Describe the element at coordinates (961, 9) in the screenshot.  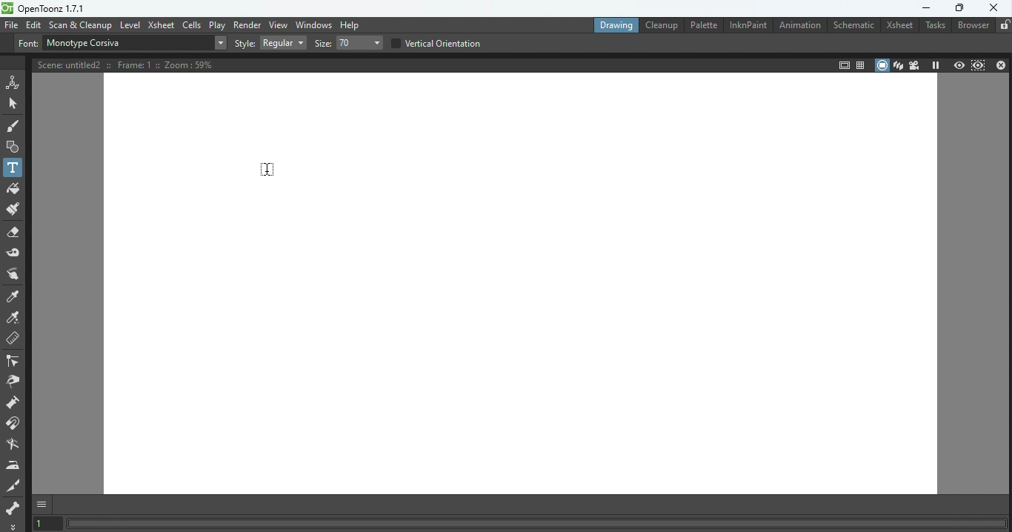
I see `Maximize` at that location.